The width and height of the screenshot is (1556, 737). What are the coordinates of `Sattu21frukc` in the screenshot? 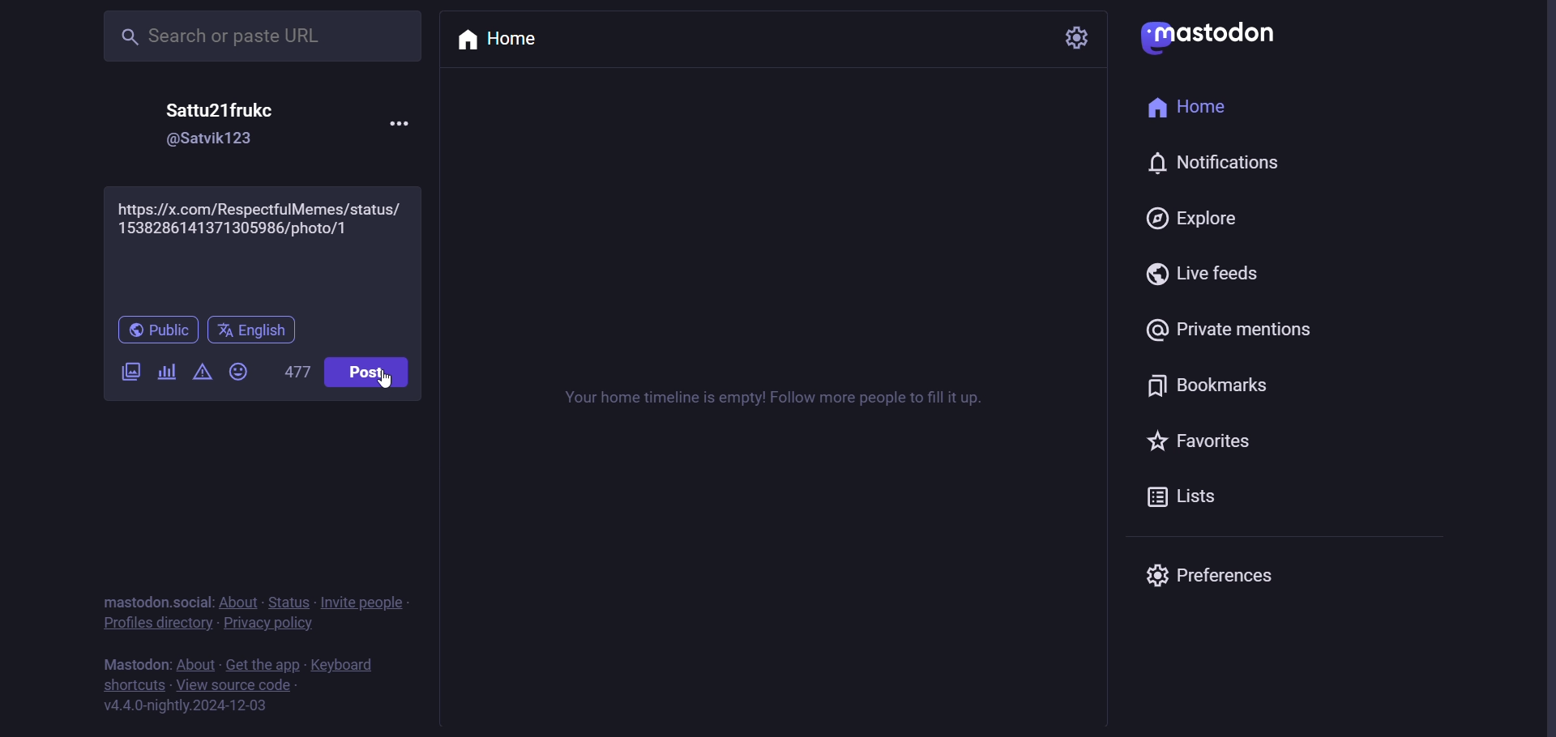 It's located at (217, 109).